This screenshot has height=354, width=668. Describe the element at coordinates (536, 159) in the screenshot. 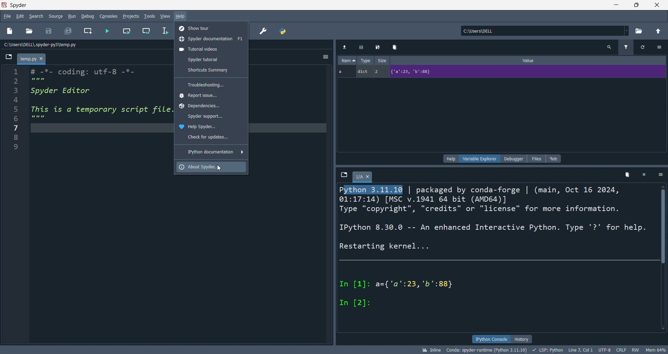

I see `files` at that location.